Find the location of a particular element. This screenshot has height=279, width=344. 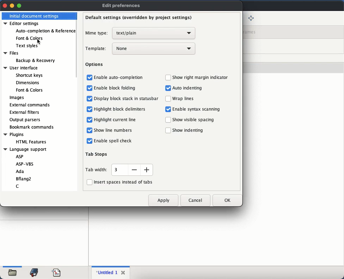

Wrap lines. is located at coordinates (184, 99).